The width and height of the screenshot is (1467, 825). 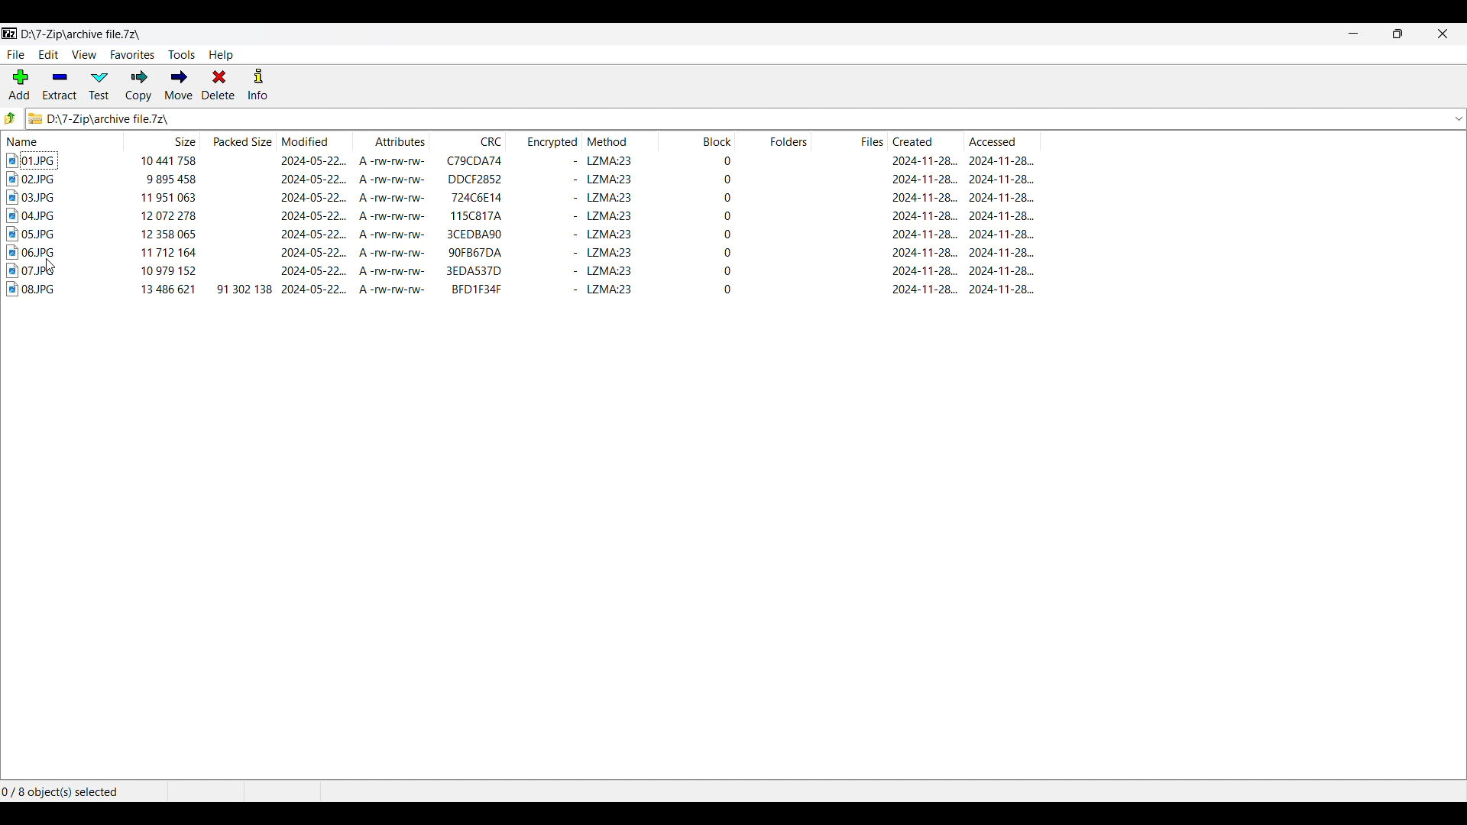 What do you see at coordinates (545, 141) in the screenshot?
I see `Encrypted column` at bounding box center [545, 141].